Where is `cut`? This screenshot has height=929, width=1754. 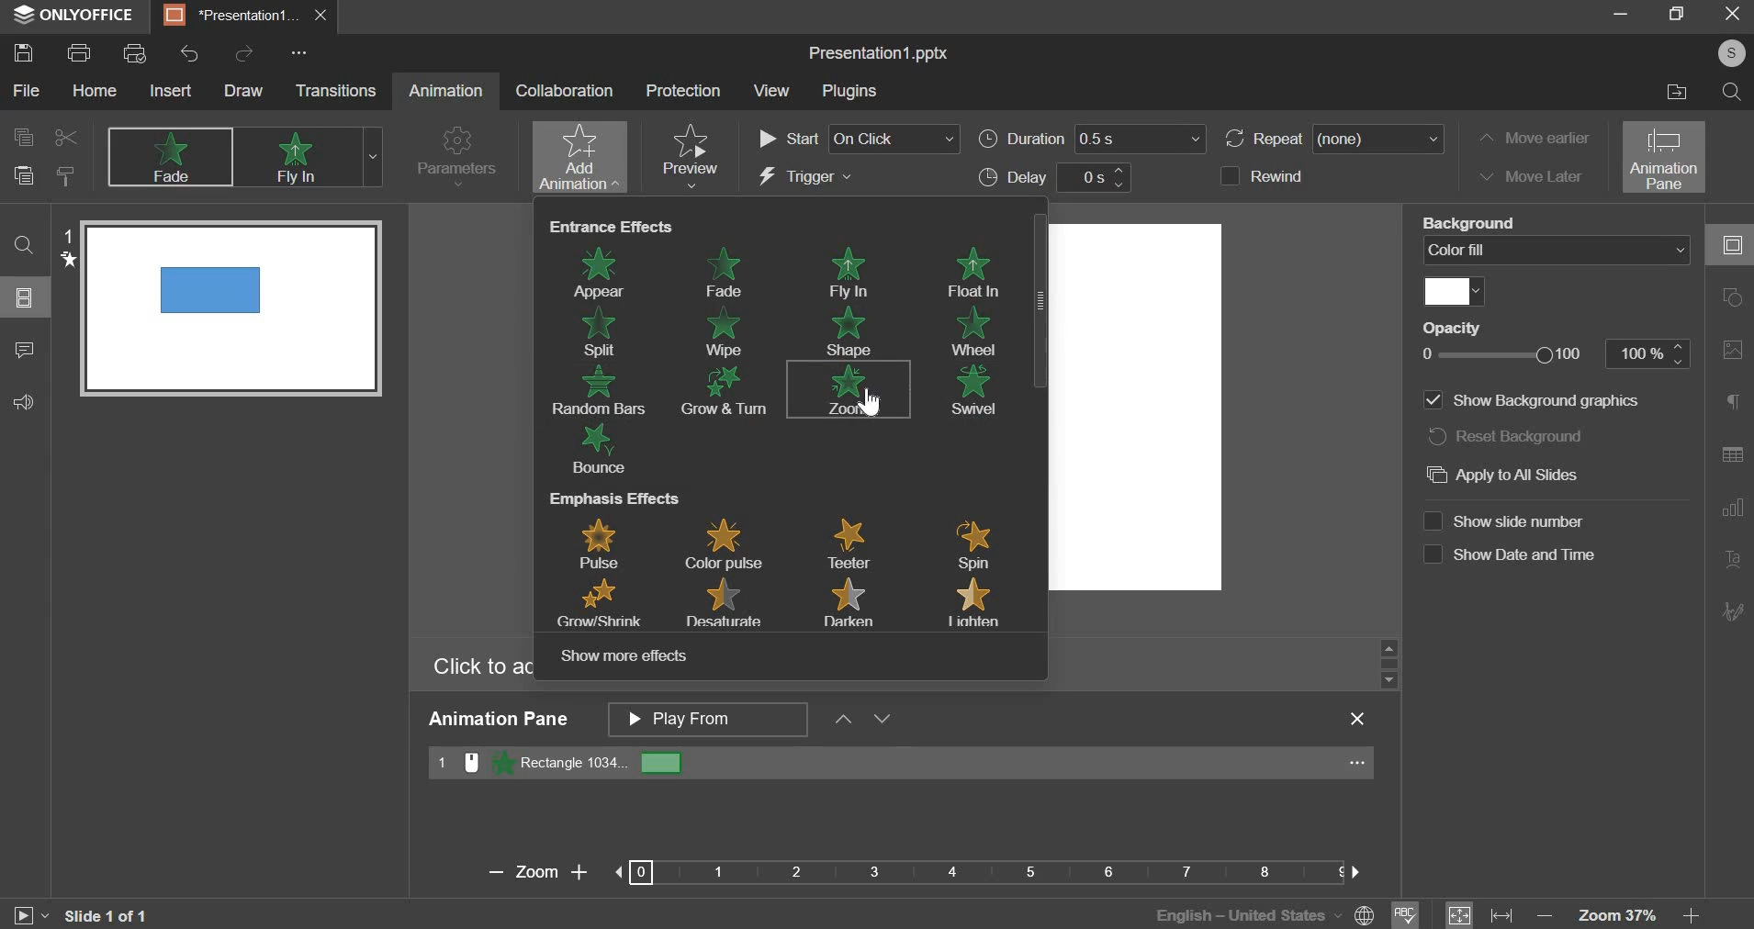
cut is located at coordinates (67, 137).